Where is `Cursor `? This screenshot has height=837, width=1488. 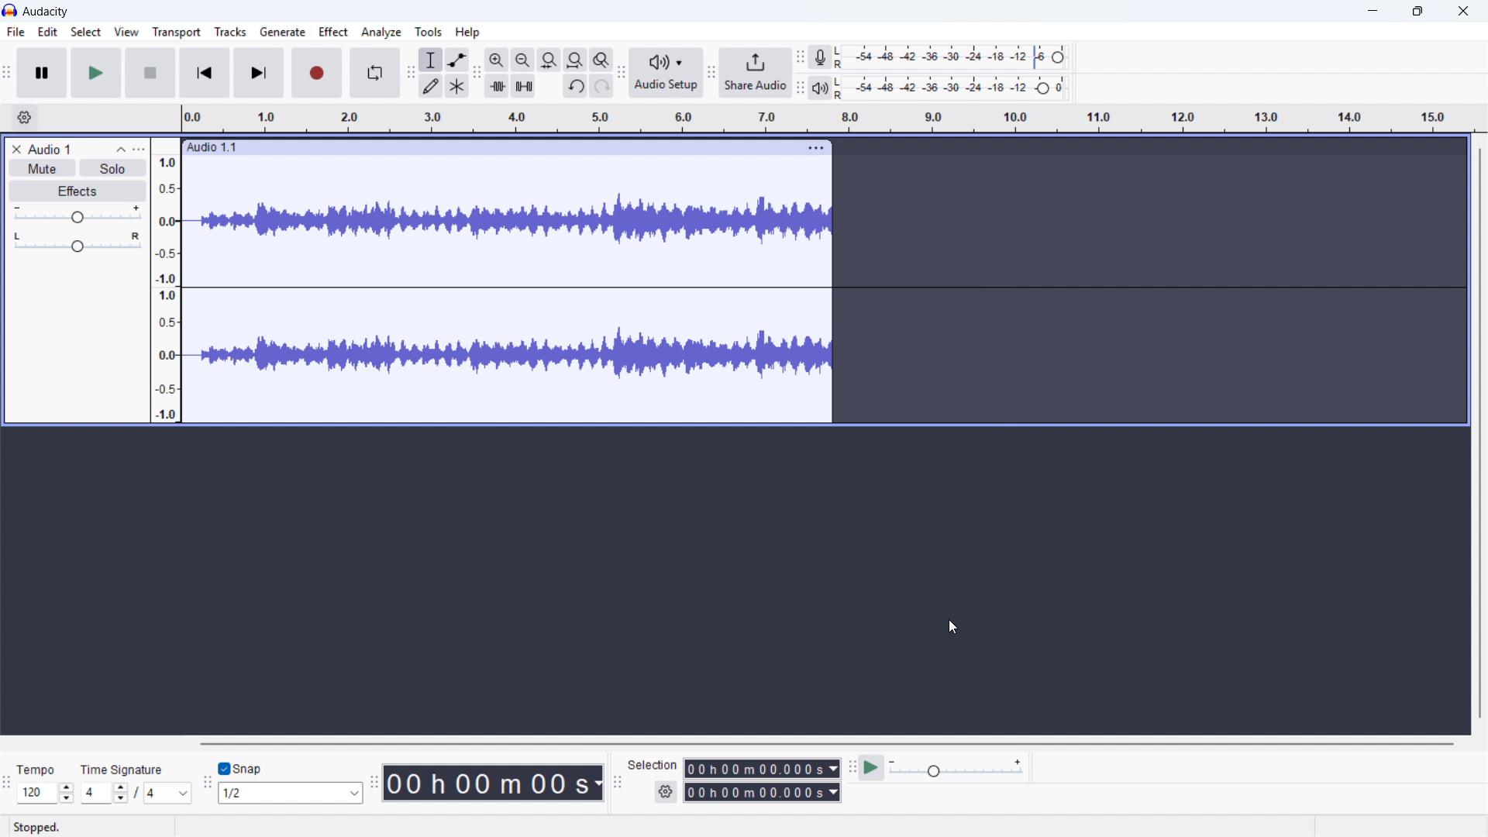
Cursor  is located at coordinates (953, 628).